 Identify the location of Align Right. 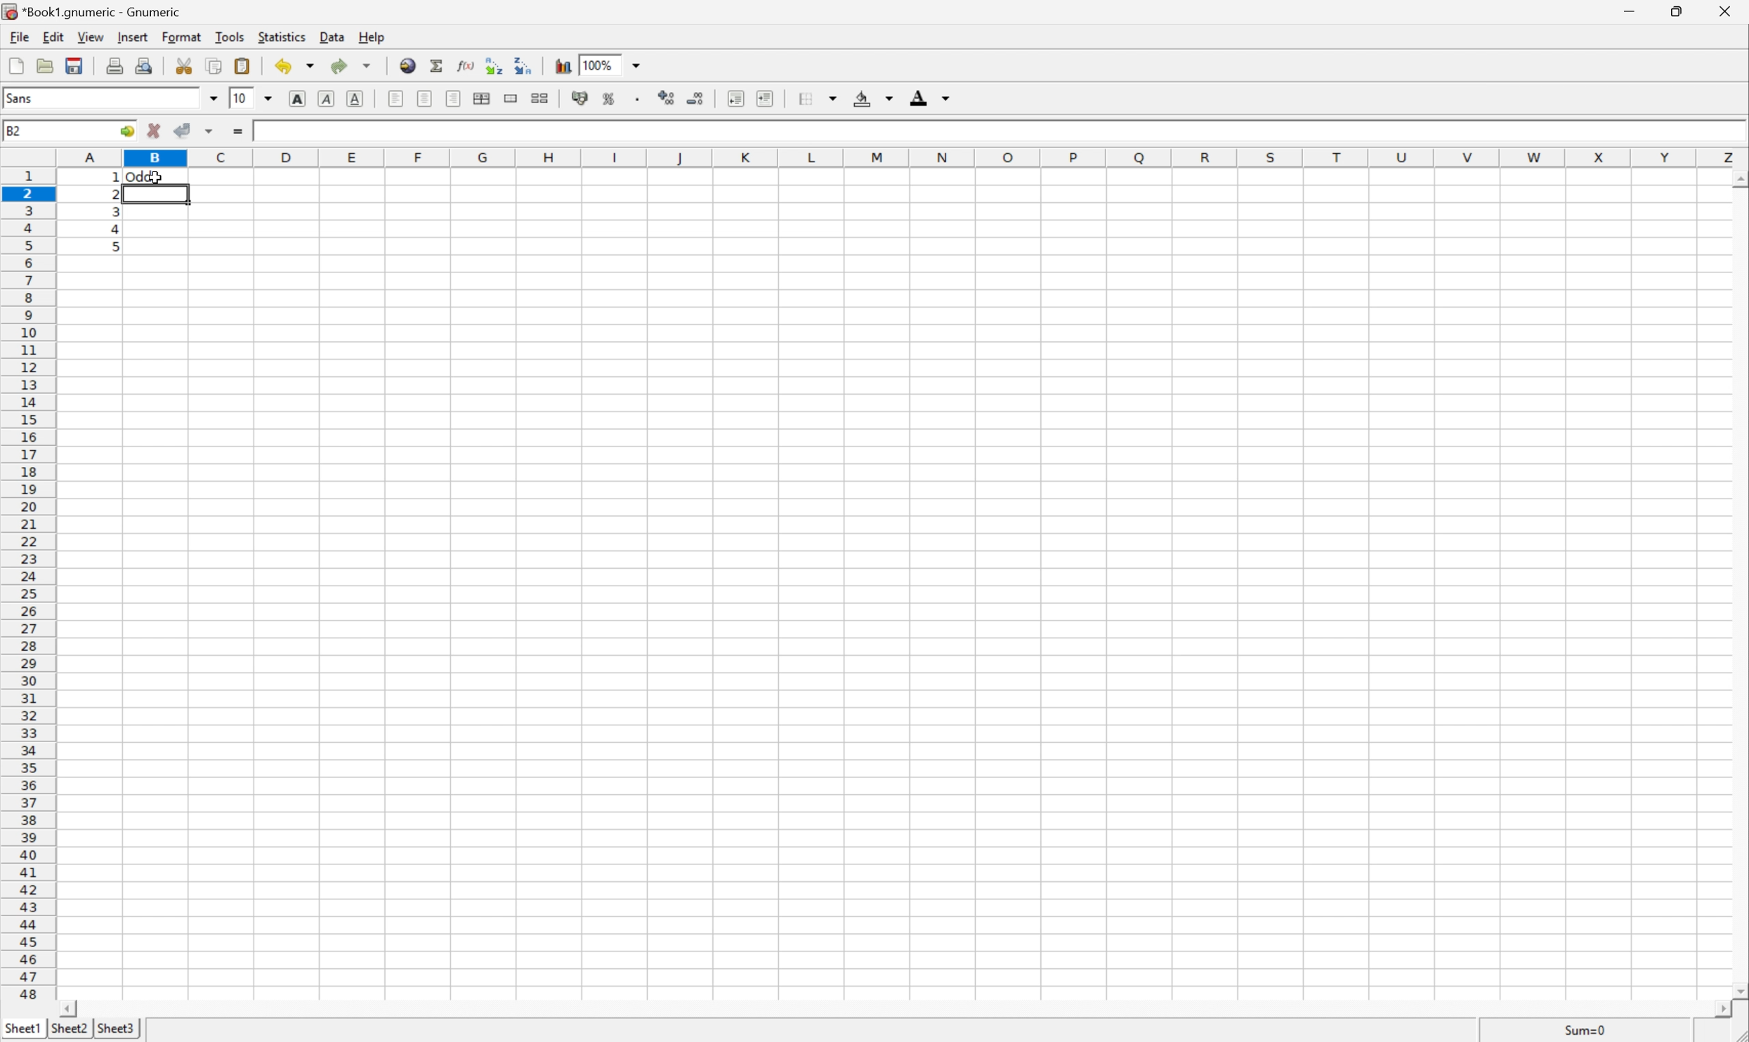
(454, 98).